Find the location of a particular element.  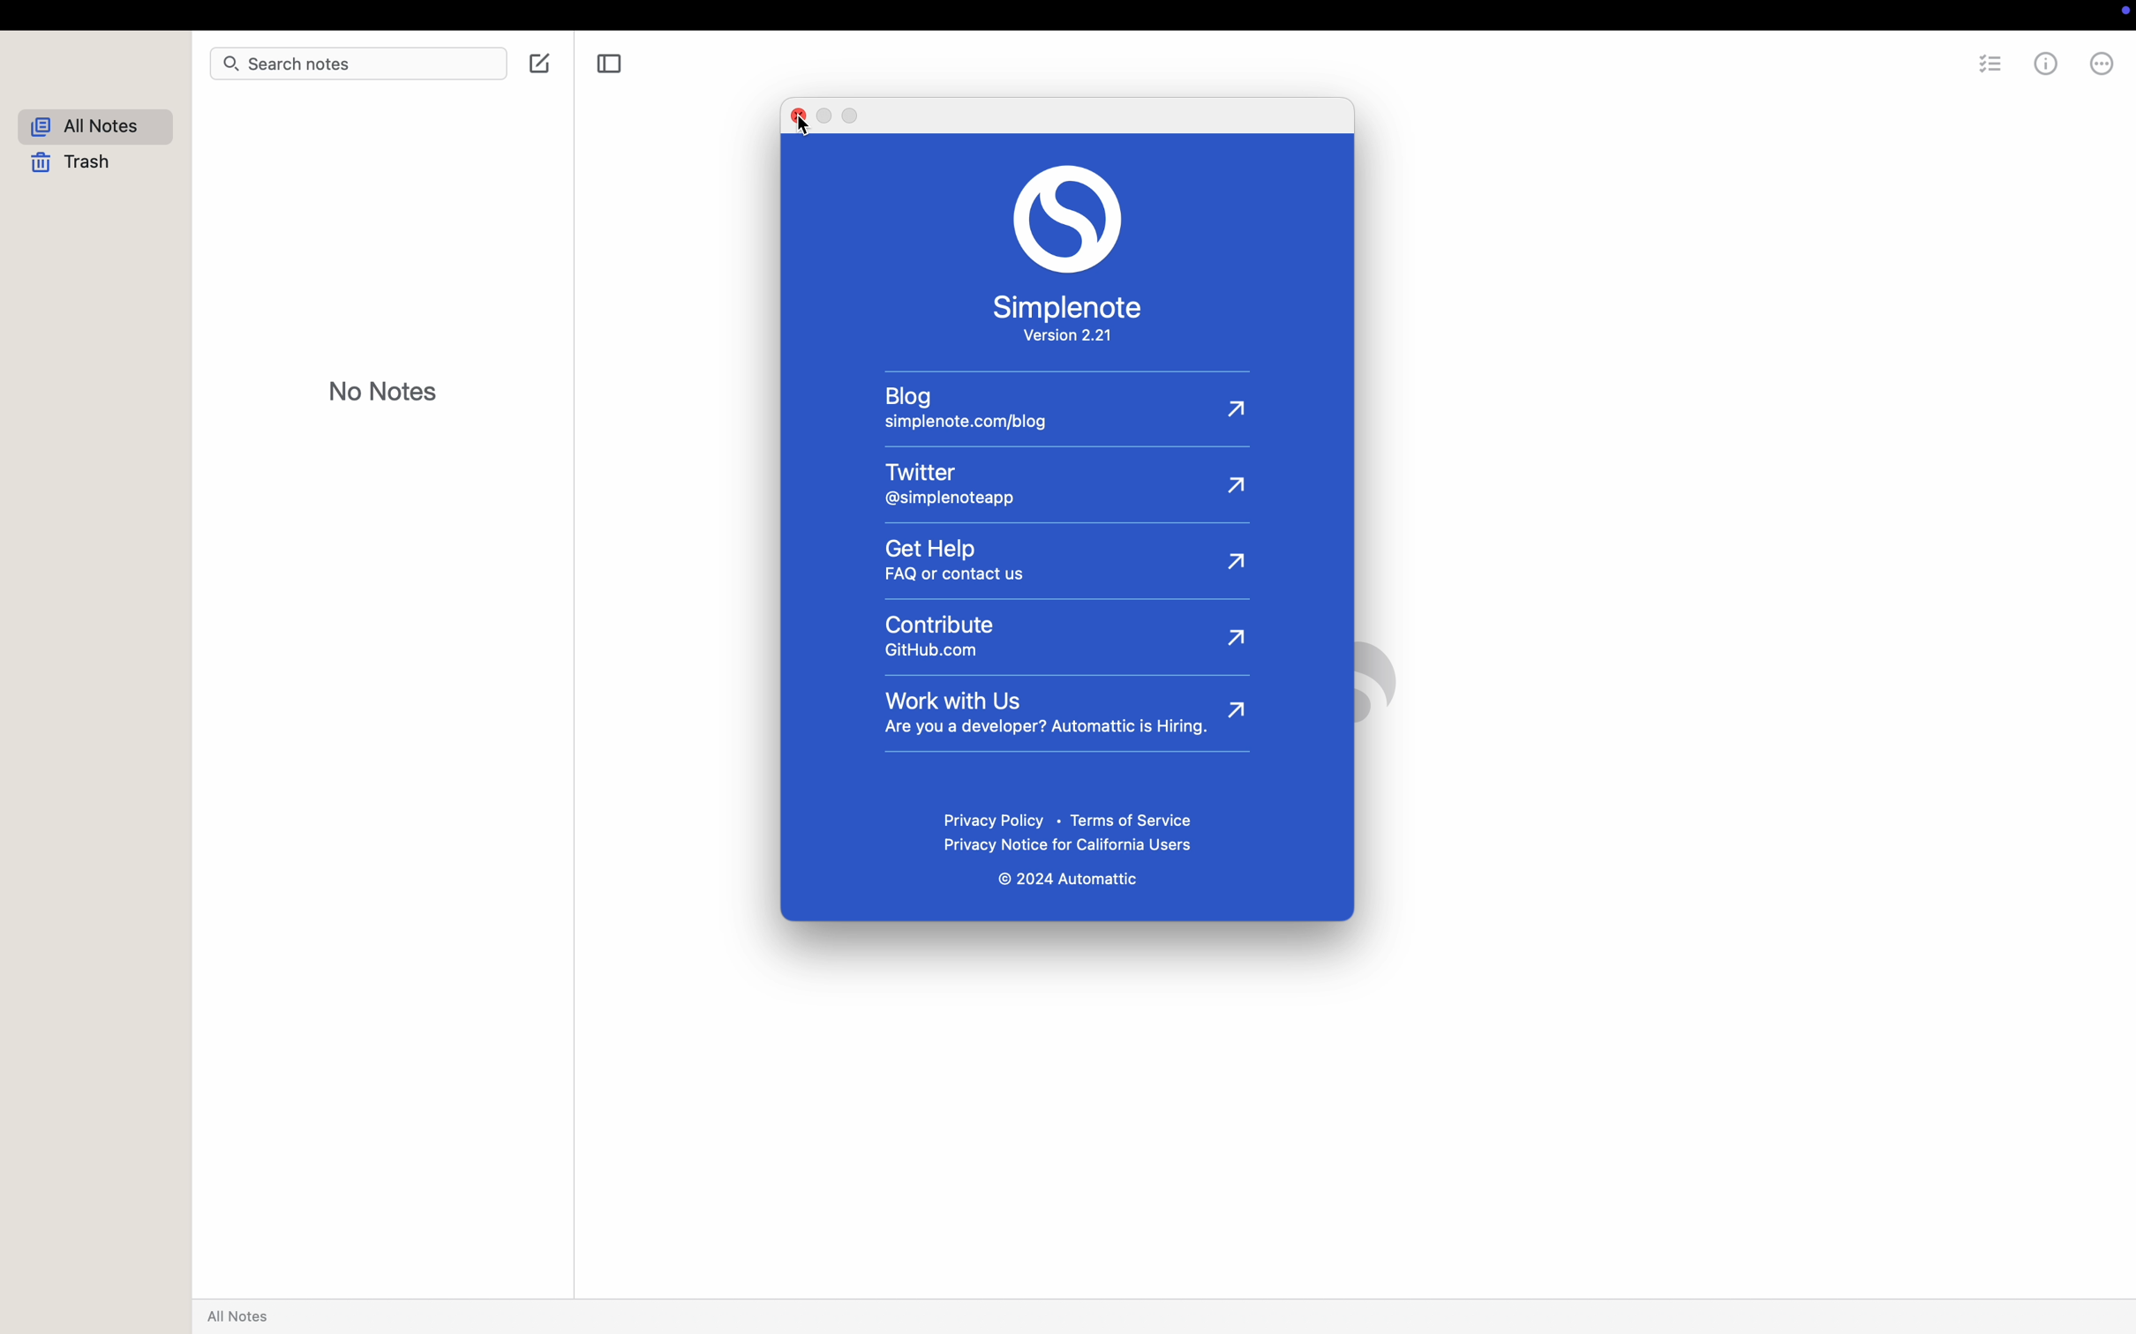

Simplenote logo is located at coordinates (1355, 682).